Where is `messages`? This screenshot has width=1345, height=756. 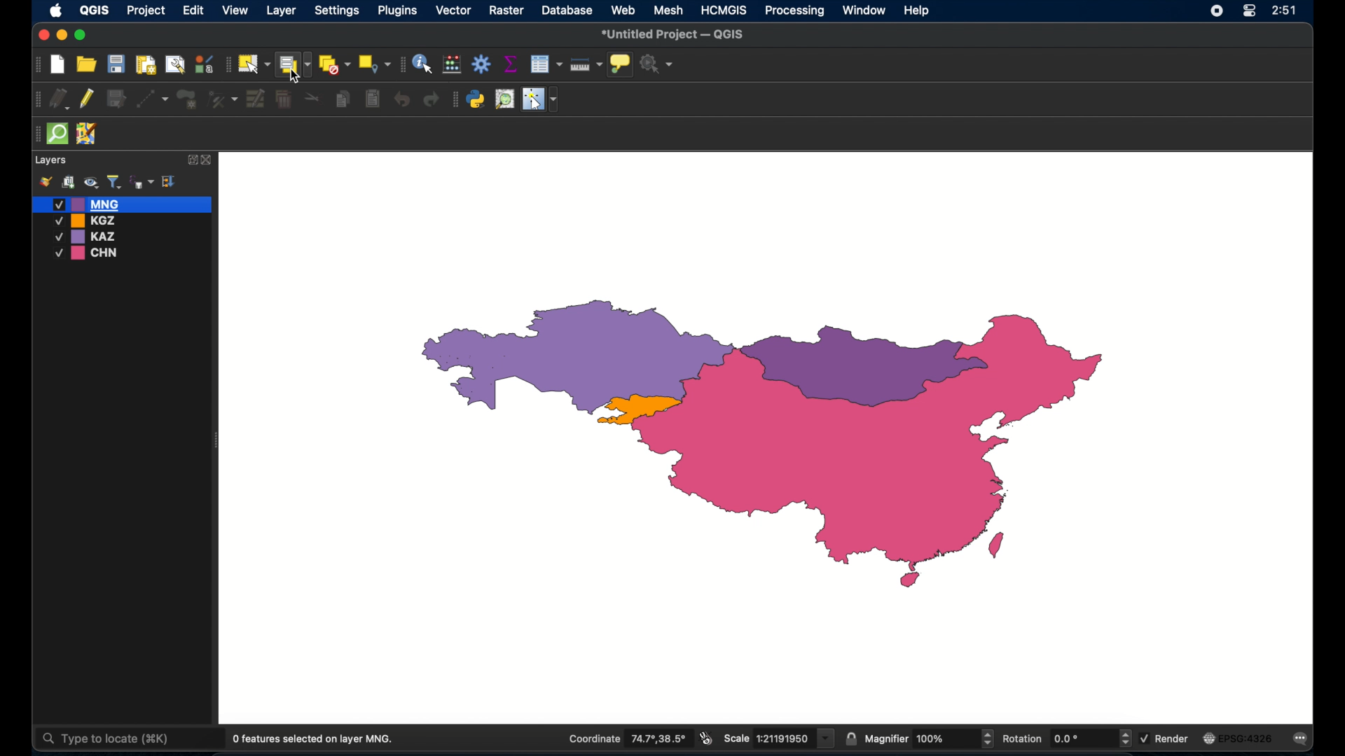
messages is located at coordinates (1303, 739).